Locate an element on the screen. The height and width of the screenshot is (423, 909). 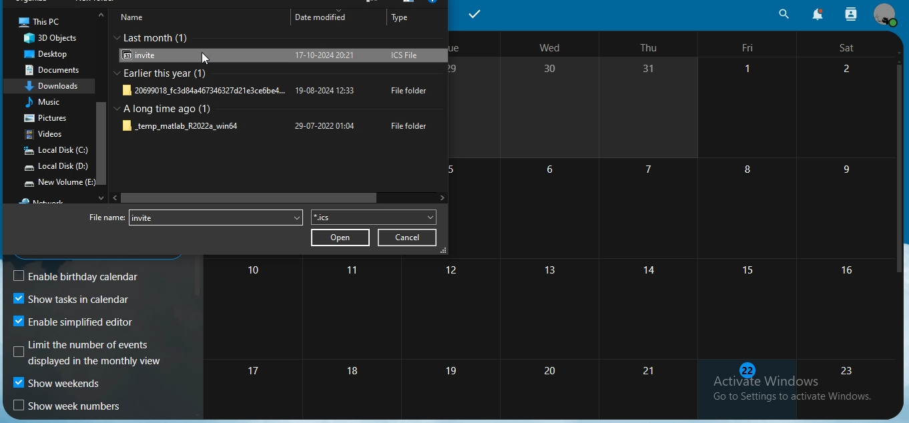
file folder is located at coordinates (277, 91).